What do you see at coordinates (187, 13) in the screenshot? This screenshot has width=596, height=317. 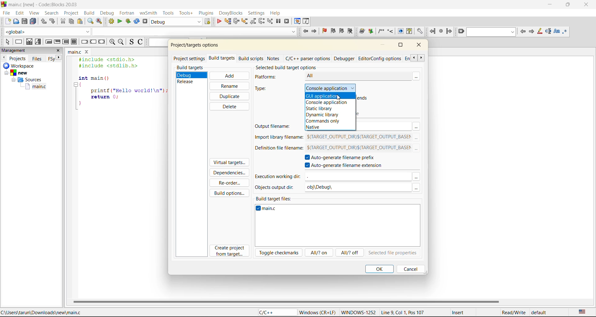 I see `tools` at bounding box center [187, 13].